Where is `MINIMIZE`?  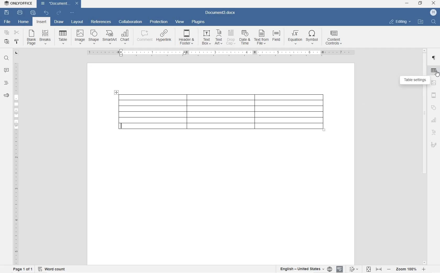 MINIMIZE is located at coordinates (407, 3).